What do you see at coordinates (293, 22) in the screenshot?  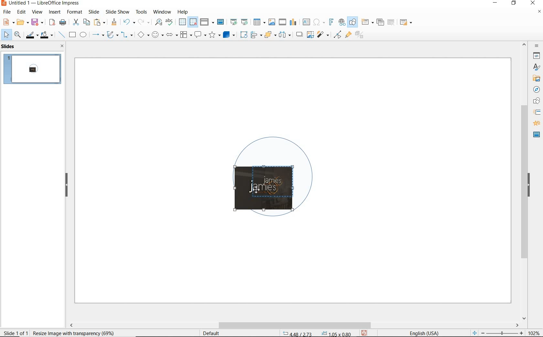 I see `insert chart` at bounding box center [293, 22].